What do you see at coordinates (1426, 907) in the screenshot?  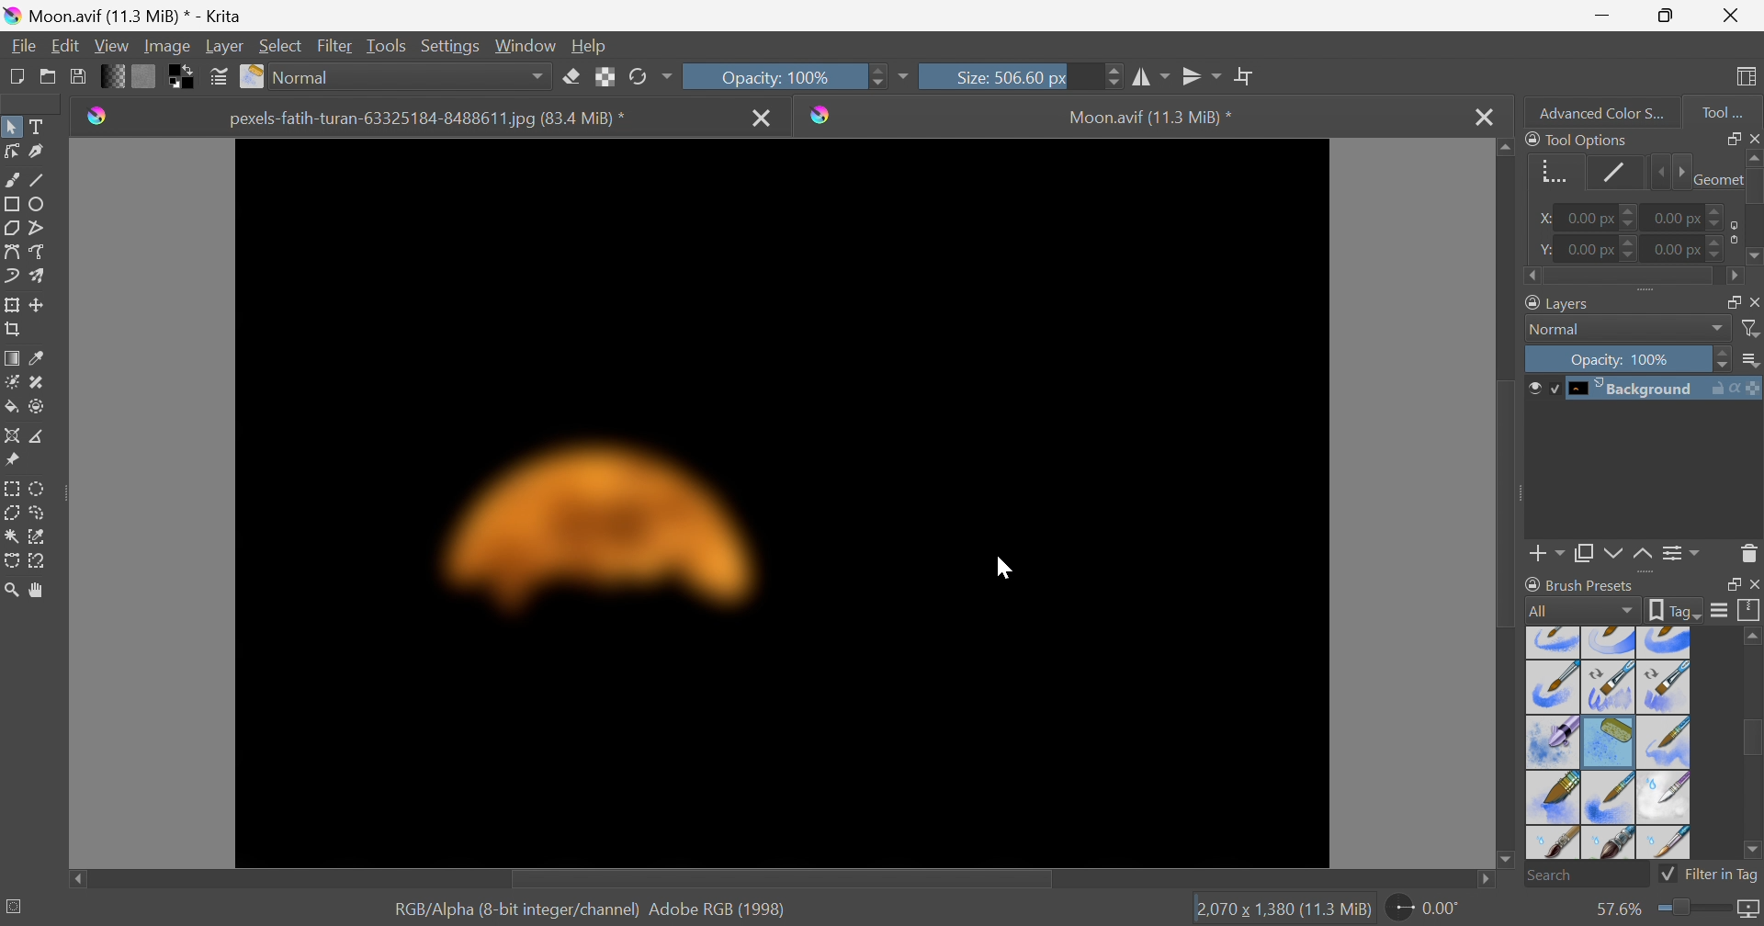 I see `0.00°` at bounding box center [1426, 907].